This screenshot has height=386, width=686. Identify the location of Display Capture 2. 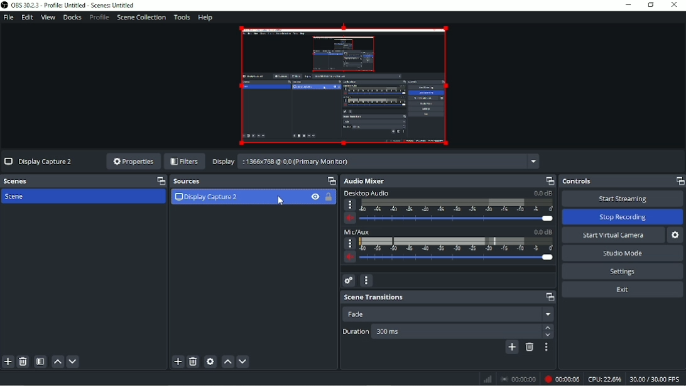
(40, 162).